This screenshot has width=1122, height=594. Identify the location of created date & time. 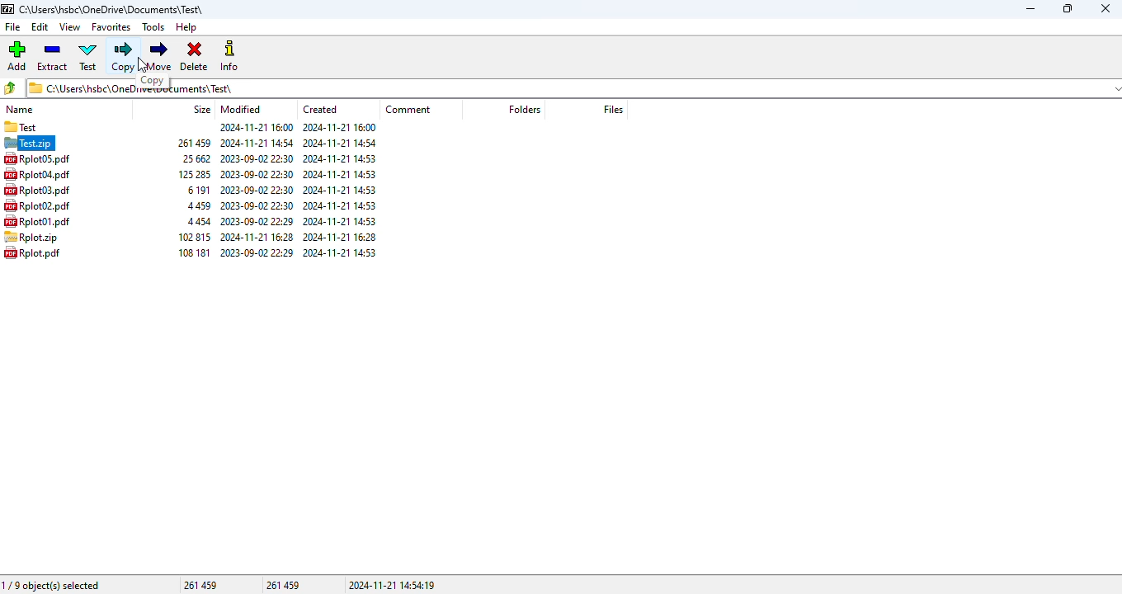
(340, 221).